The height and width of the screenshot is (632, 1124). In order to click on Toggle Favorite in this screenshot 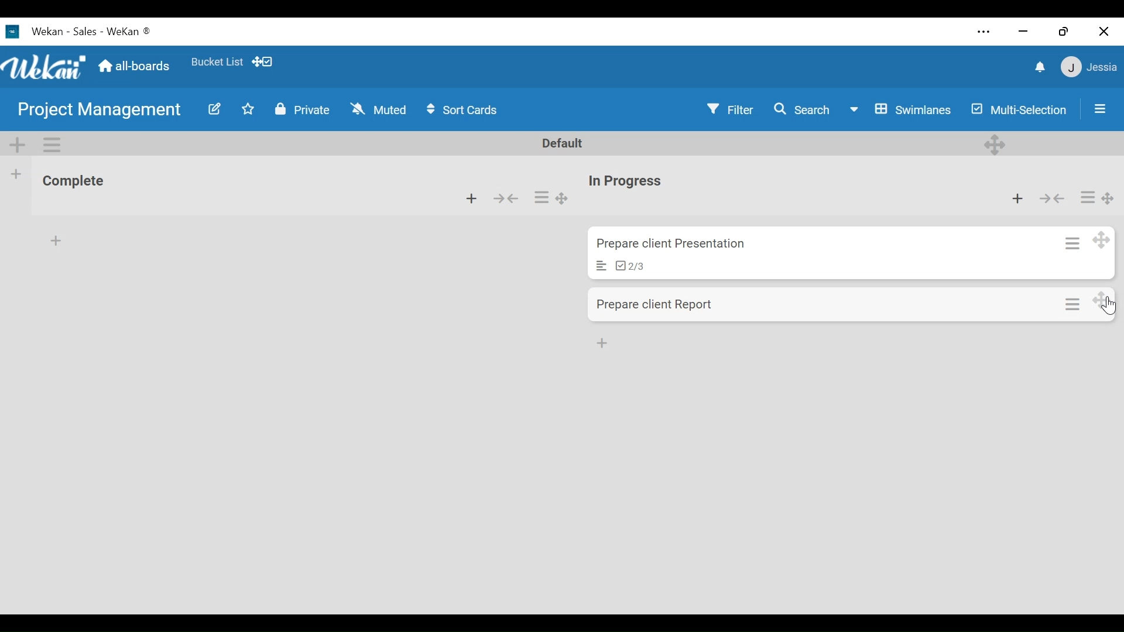, I will do `click(245, 110)`.